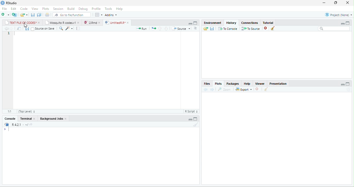  Describe the element at coordinates (9, 111) in the screenshot. I see `1:1` at that location.